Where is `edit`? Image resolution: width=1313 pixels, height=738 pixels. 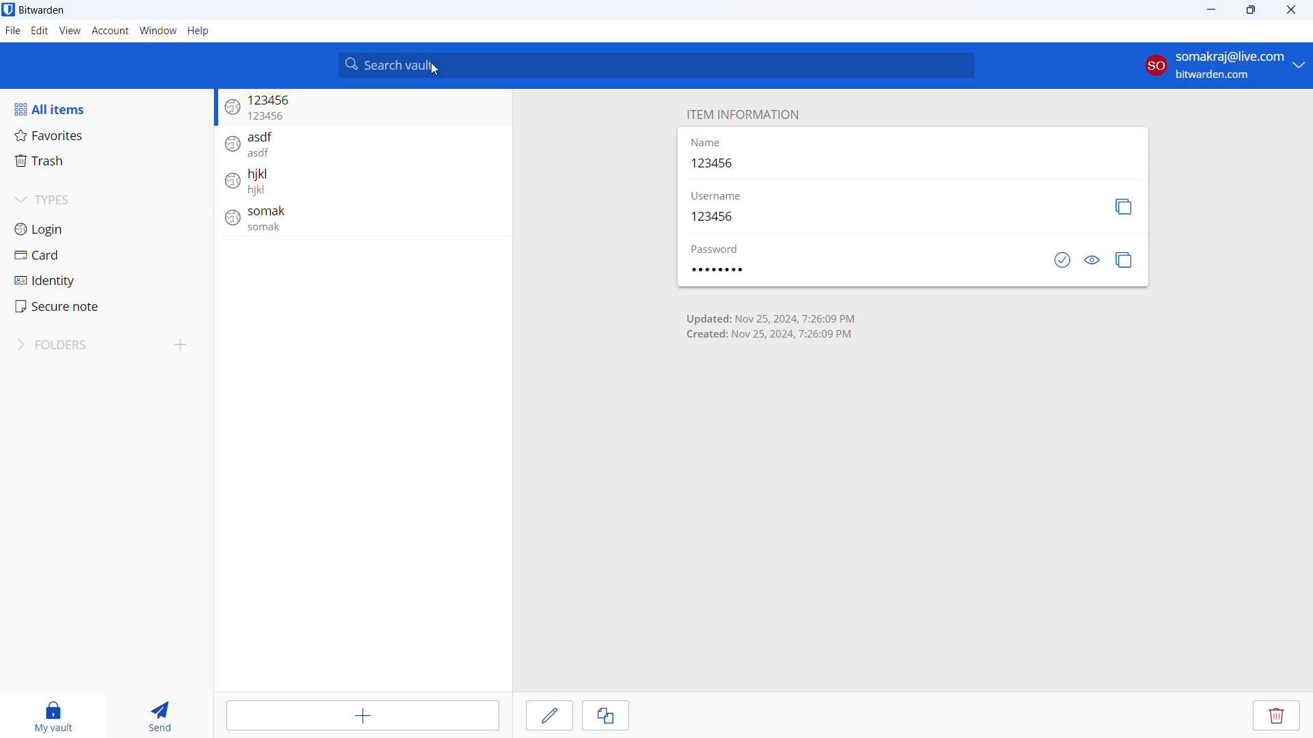 edit is located at coordinates (550, 715).